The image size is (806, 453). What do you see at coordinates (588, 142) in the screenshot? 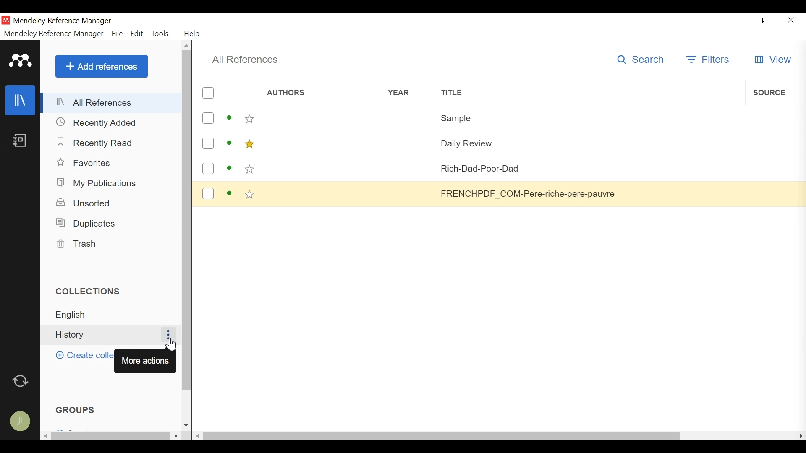
I see `Daily Review` at bounding box center [588, 142].